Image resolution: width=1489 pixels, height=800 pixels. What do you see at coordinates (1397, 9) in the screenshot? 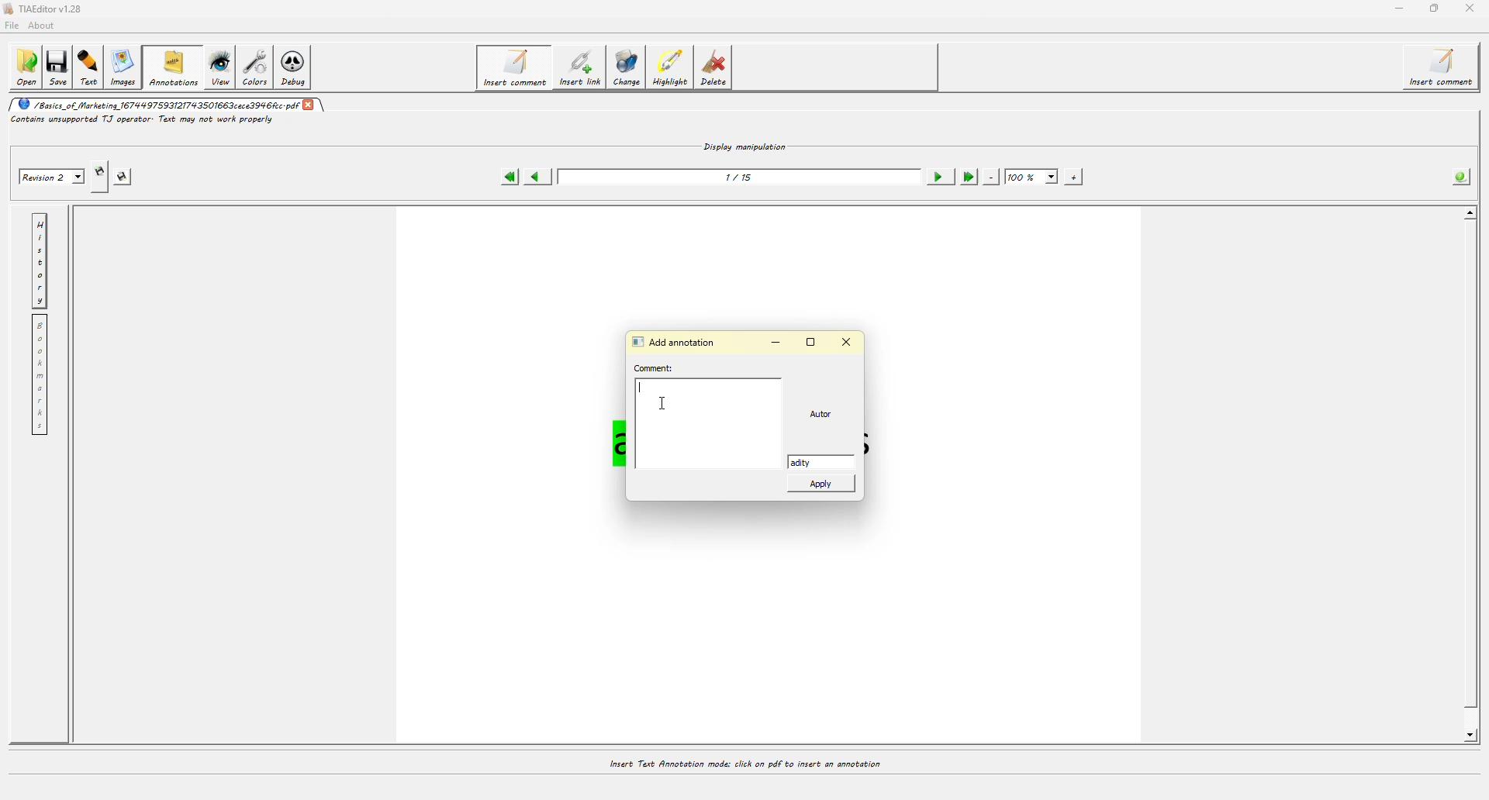
I see `minimize` at bounding box center [1397, 9].